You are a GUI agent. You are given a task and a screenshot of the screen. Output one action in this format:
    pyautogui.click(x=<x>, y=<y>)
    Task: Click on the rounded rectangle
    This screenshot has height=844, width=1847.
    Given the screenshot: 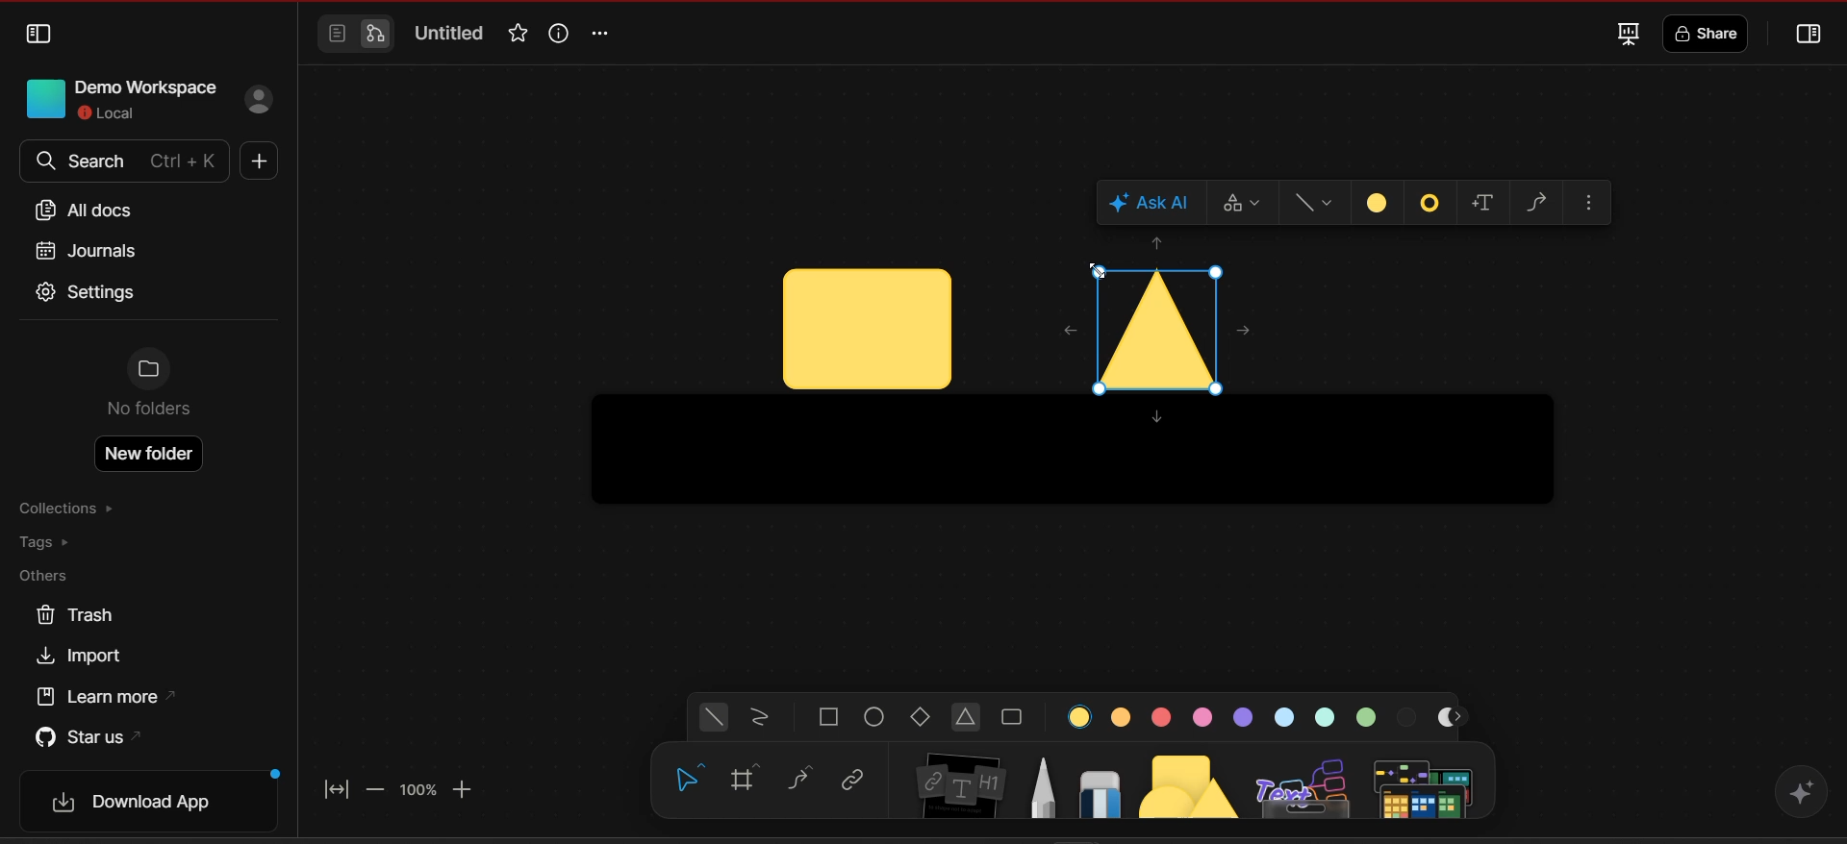 What is the action you would take?
    pyautogui.click(x=1012, y=718)
    